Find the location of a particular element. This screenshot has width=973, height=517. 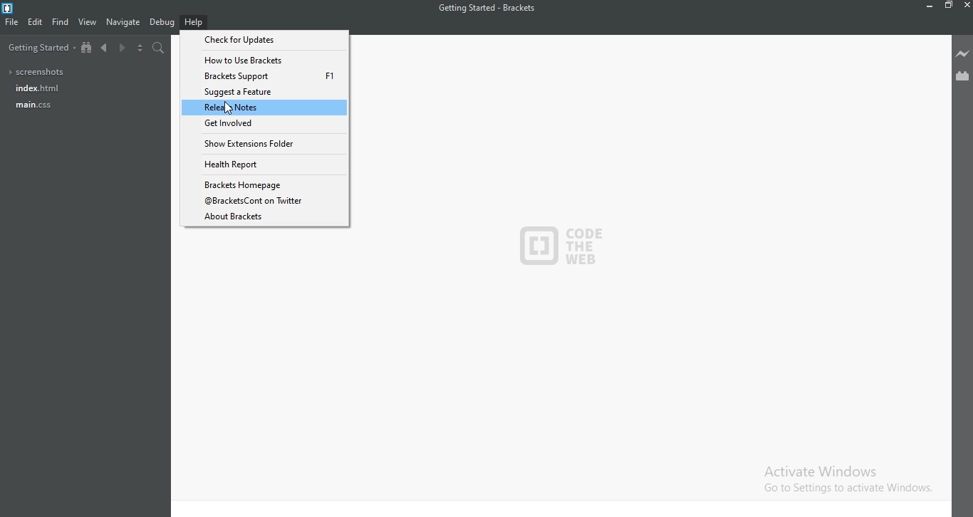

Edit is located at coordinates (36, 21).